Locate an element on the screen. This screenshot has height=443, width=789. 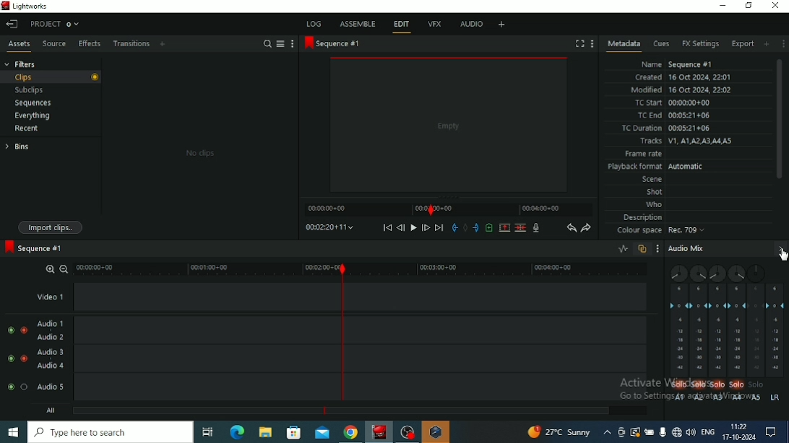
Adjust is located at coordinates (697, 273).